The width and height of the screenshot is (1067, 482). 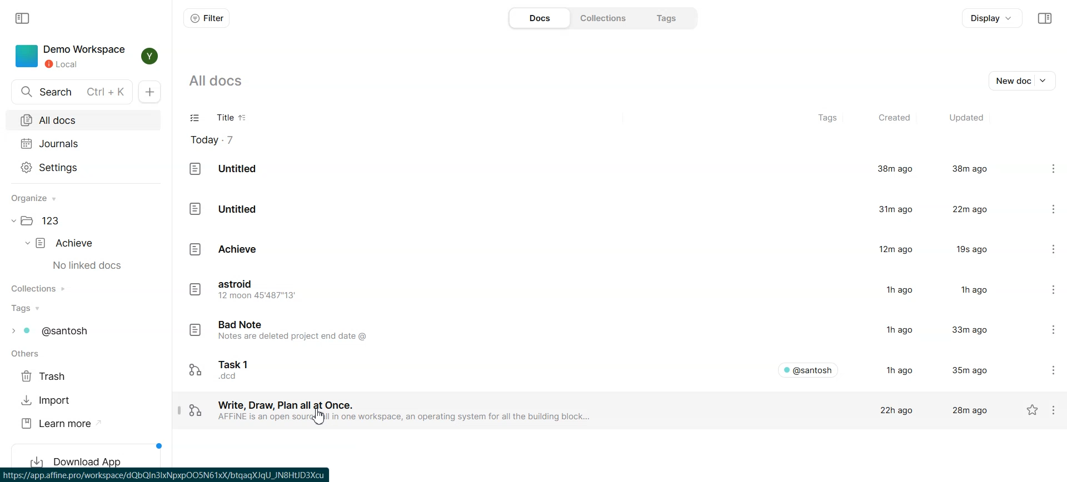 What do you see at coordinates (664, 18) in the screenshot?
I see `Tags` at bounding box center [664, 18].